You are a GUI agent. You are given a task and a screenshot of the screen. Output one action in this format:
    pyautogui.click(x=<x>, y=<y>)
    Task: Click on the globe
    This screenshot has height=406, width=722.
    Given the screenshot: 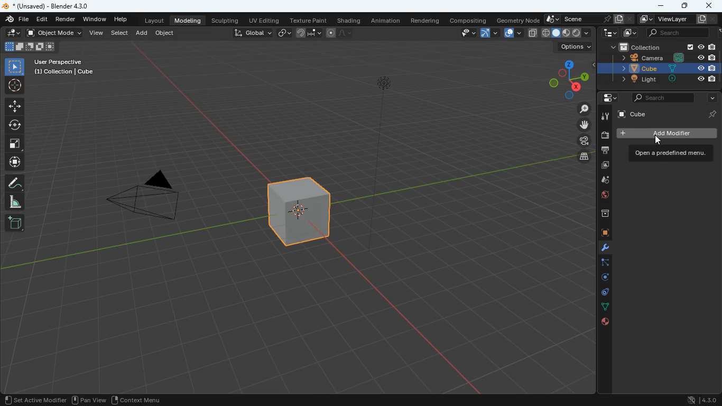 What is the action you would take?
    pyautogui.click(x=600, y=197)
    